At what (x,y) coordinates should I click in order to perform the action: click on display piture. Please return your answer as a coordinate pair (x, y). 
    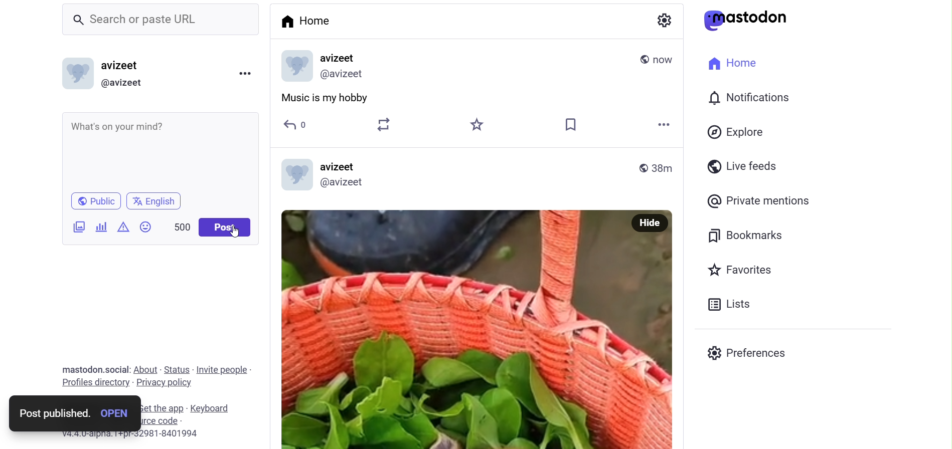
    Looking at the image, I should click on (297, 177).